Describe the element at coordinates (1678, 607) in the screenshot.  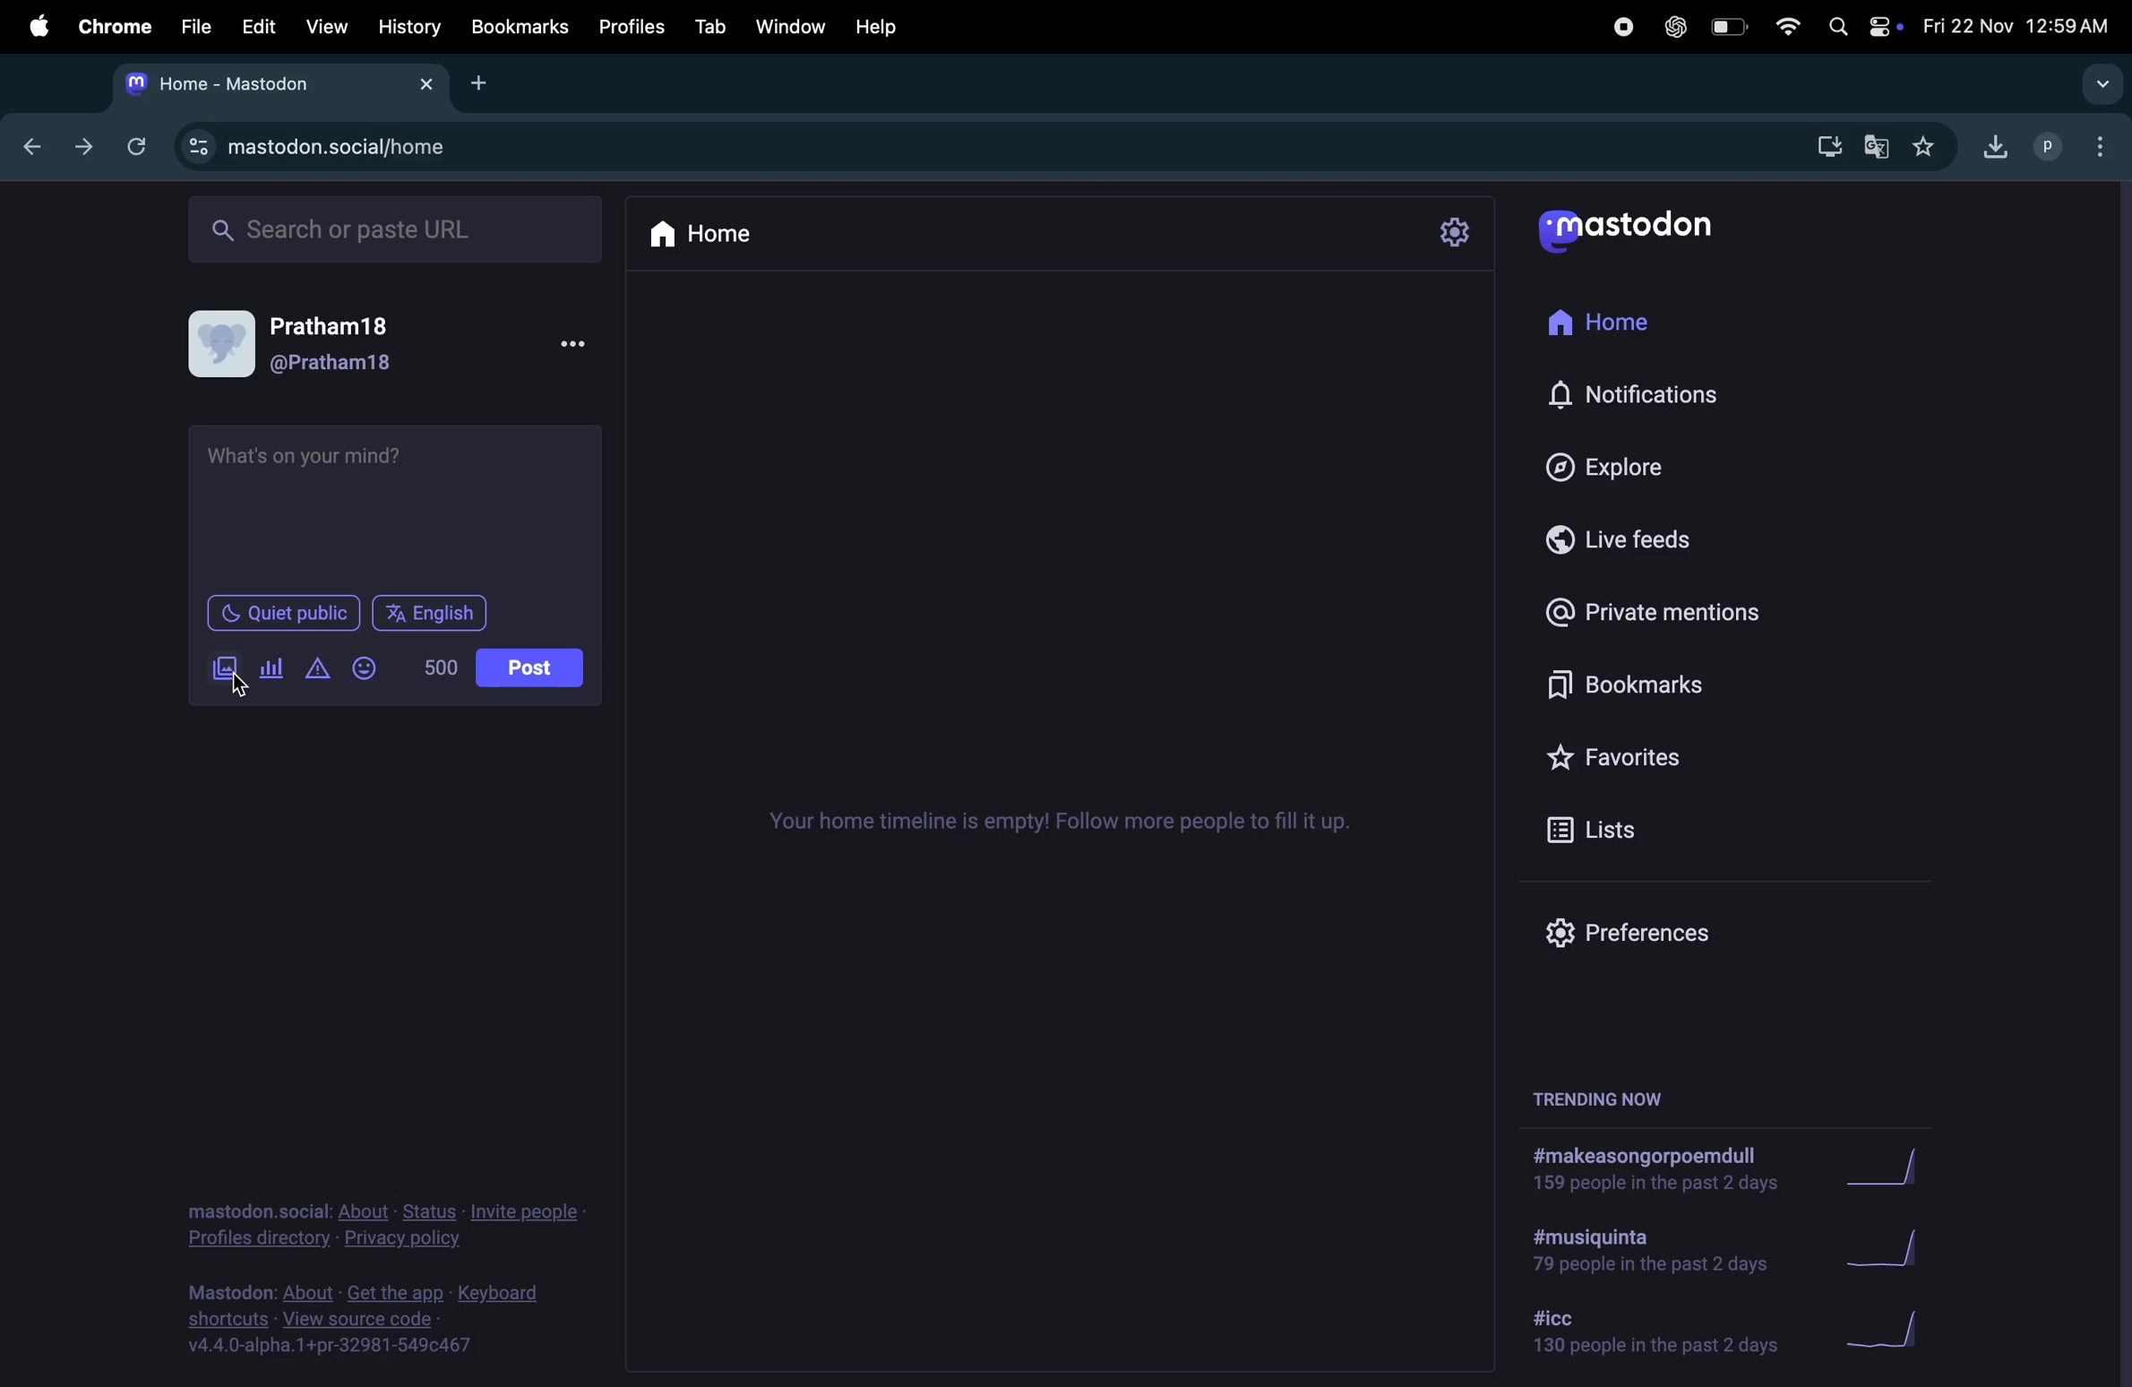
I see `private mentions` at that location.